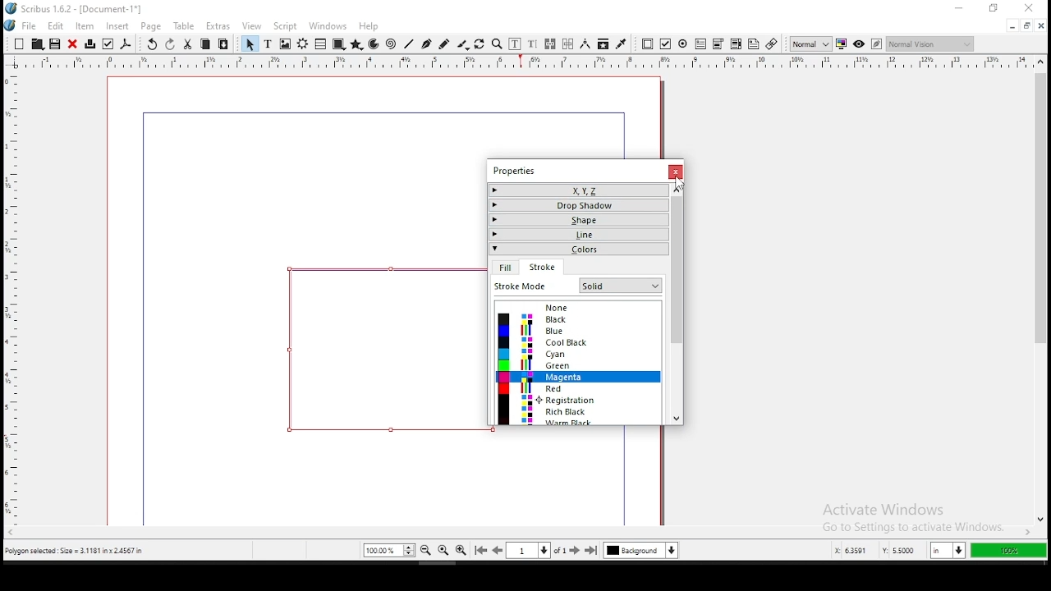  What do you see at coordinates (72, 44) in the screenshot?
I see `close` at bounding box center [72, 44].